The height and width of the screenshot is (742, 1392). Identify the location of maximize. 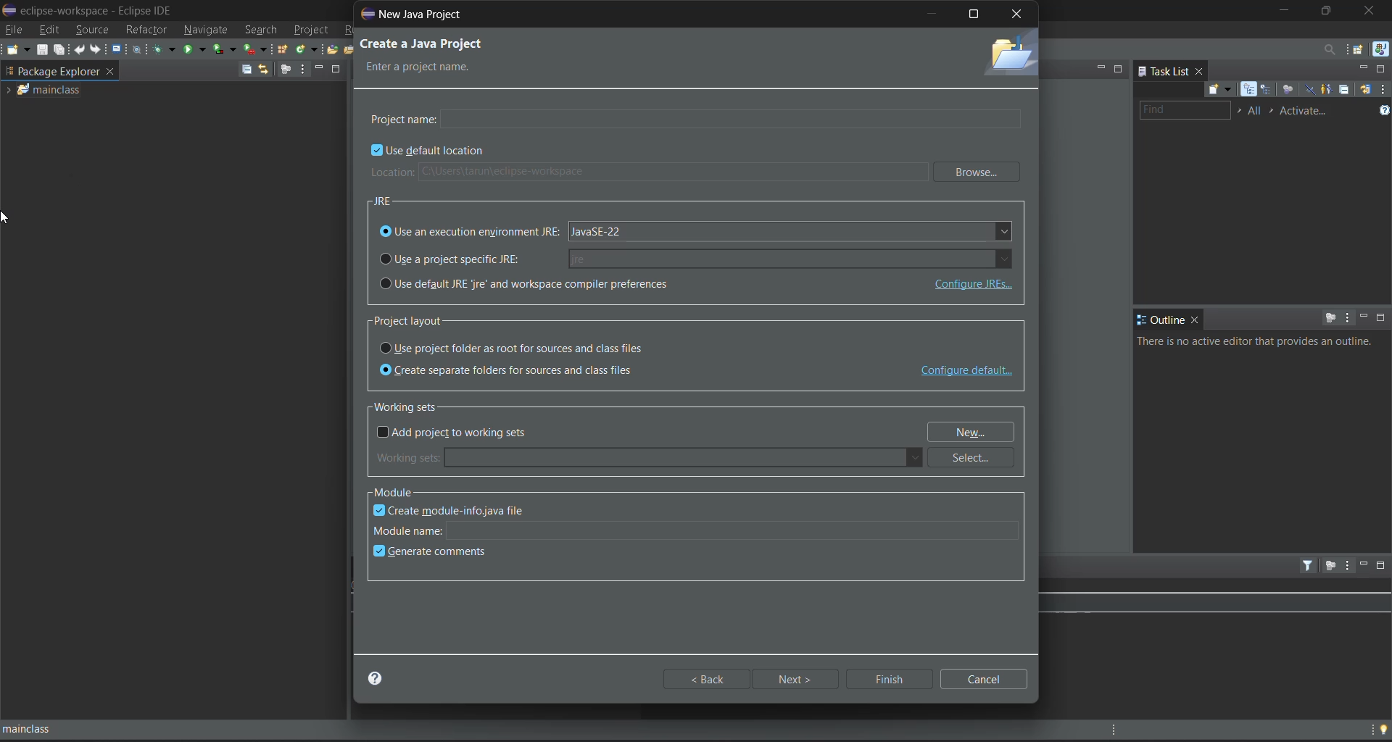
(975, 14).